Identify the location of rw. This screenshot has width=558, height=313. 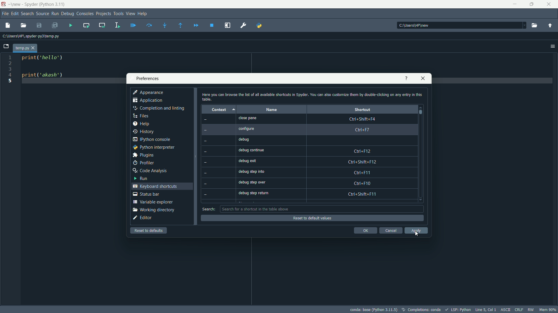
(531, 310).